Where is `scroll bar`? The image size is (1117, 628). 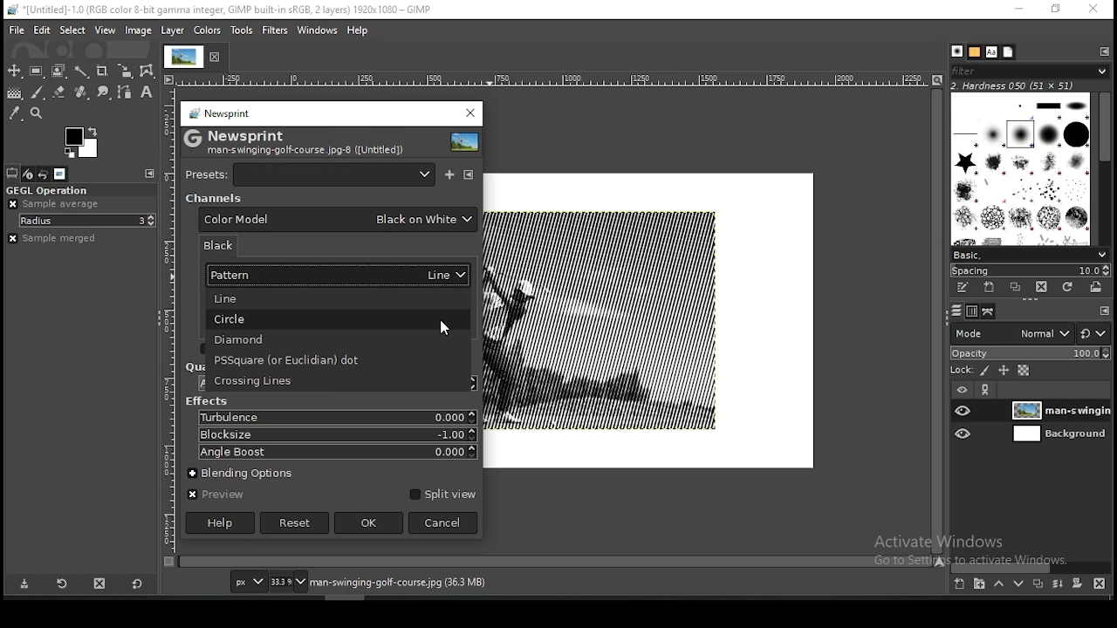
scroll bar is located at coordinates (1031, 566).